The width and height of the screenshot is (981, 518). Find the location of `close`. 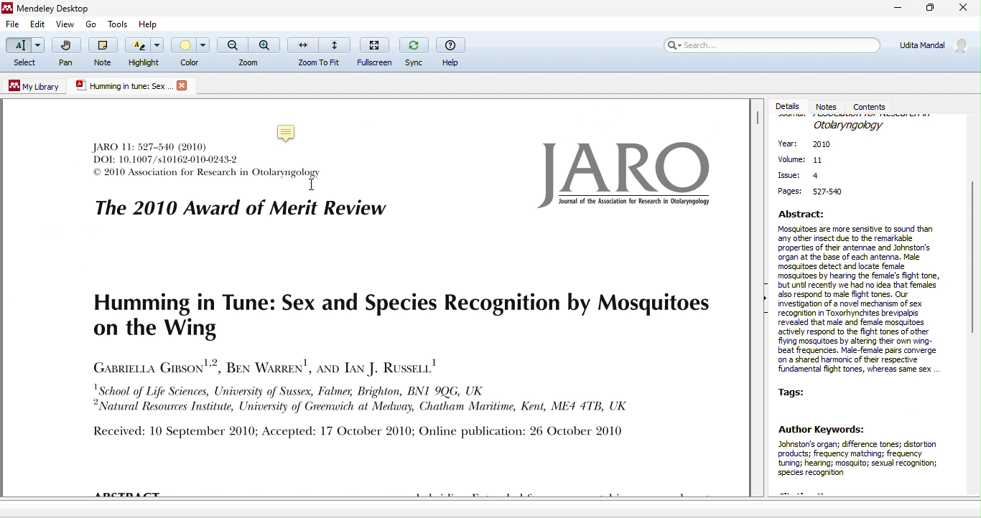

close is located at coordinates (964, 9).